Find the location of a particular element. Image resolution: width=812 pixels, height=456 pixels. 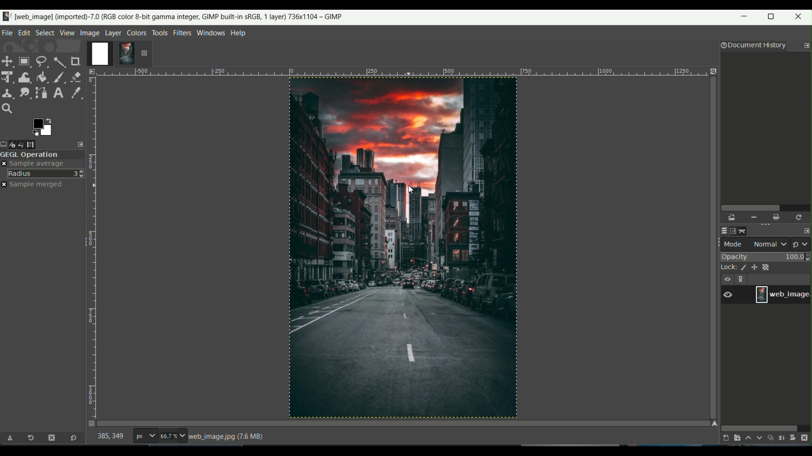

lock is located at coordinates (725, 268).